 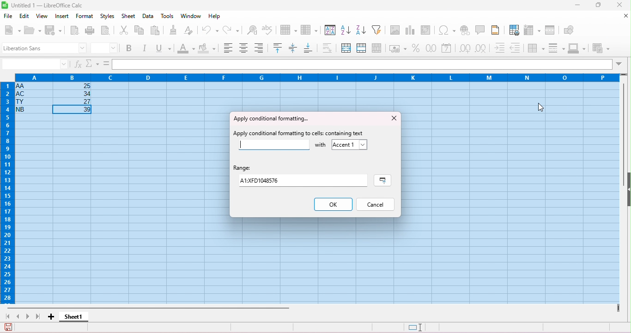 I want to click on standard selection, so click(x=415, y=328).